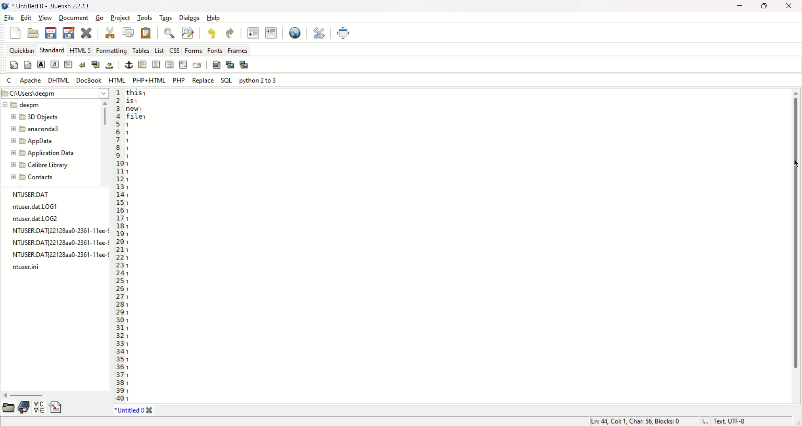 The image size is (802, 426). What do you see at coordinates (231, 34) in the screenshot?
I see `redo` at bounding box center [231, 34].